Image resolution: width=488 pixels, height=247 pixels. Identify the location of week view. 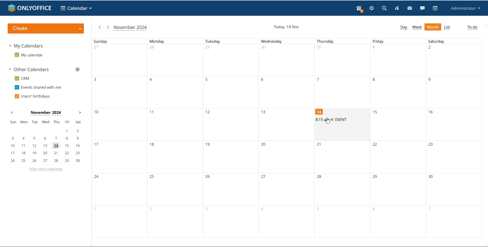
(417, 27).